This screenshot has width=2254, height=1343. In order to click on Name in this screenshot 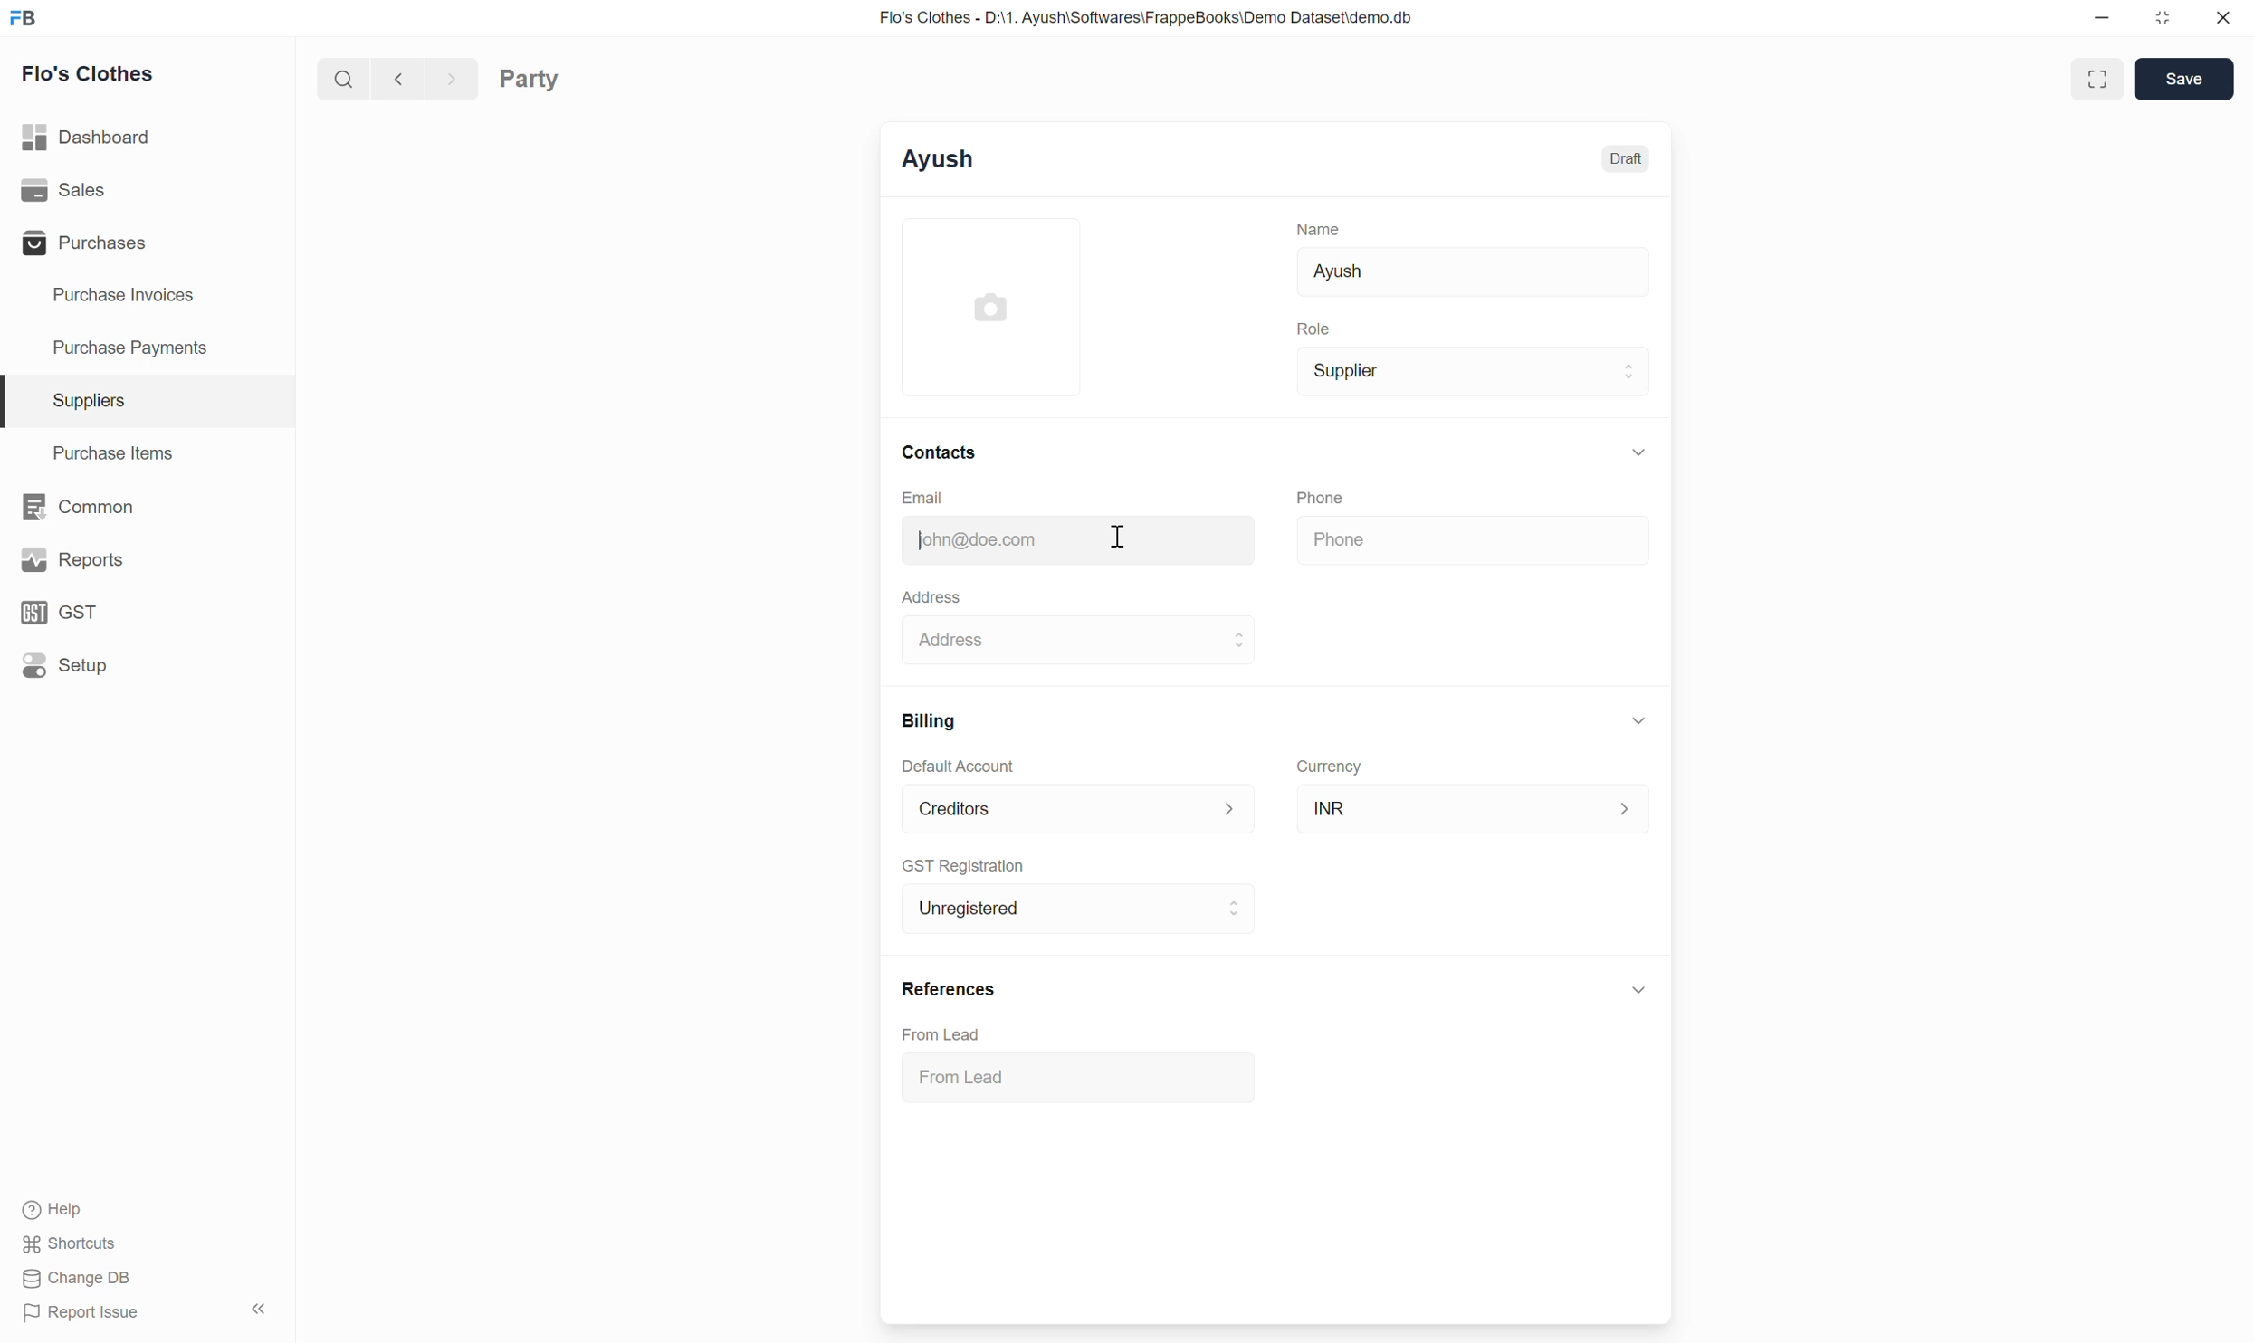, I will do `click(1318, 229)`.